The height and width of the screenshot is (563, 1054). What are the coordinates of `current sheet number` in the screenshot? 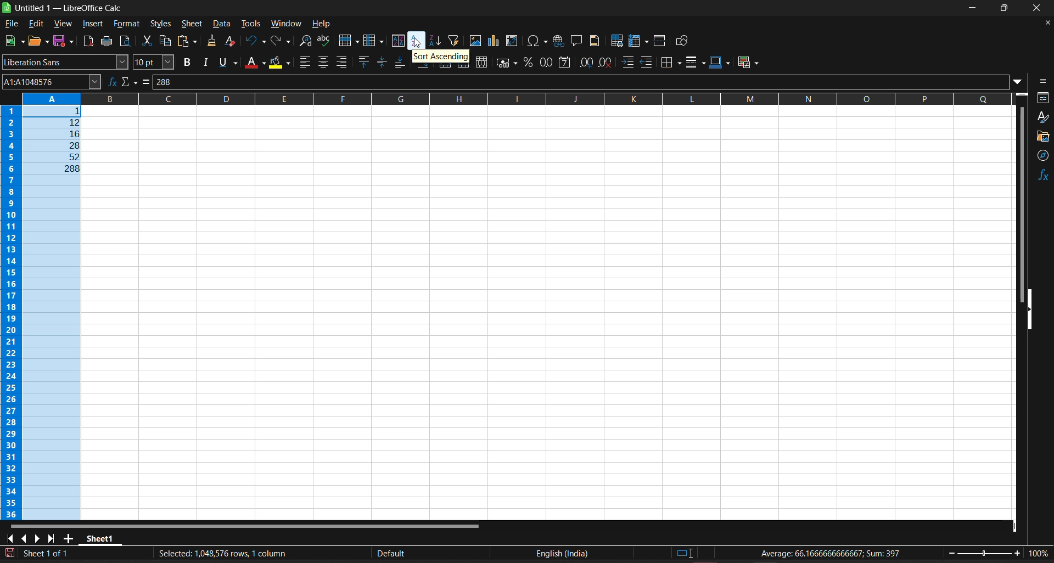 It's located at (48, 554).